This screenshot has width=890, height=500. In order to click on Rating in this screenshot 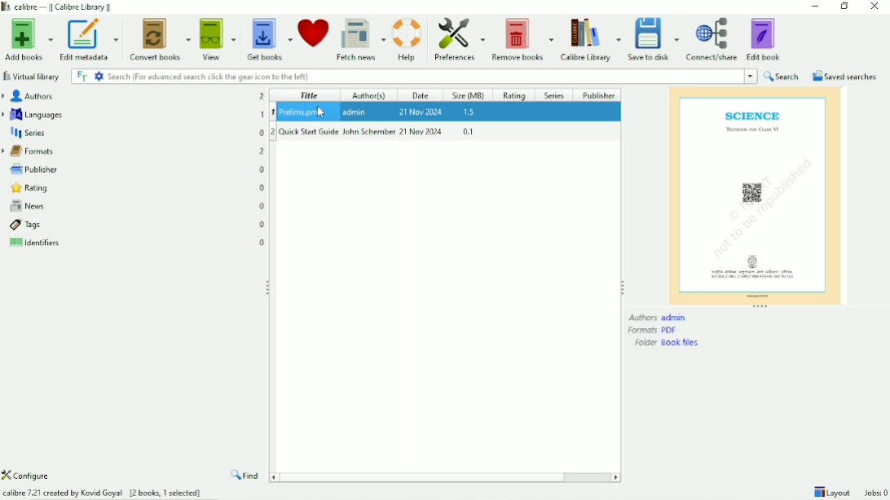, I will do `click(517, 94)`.